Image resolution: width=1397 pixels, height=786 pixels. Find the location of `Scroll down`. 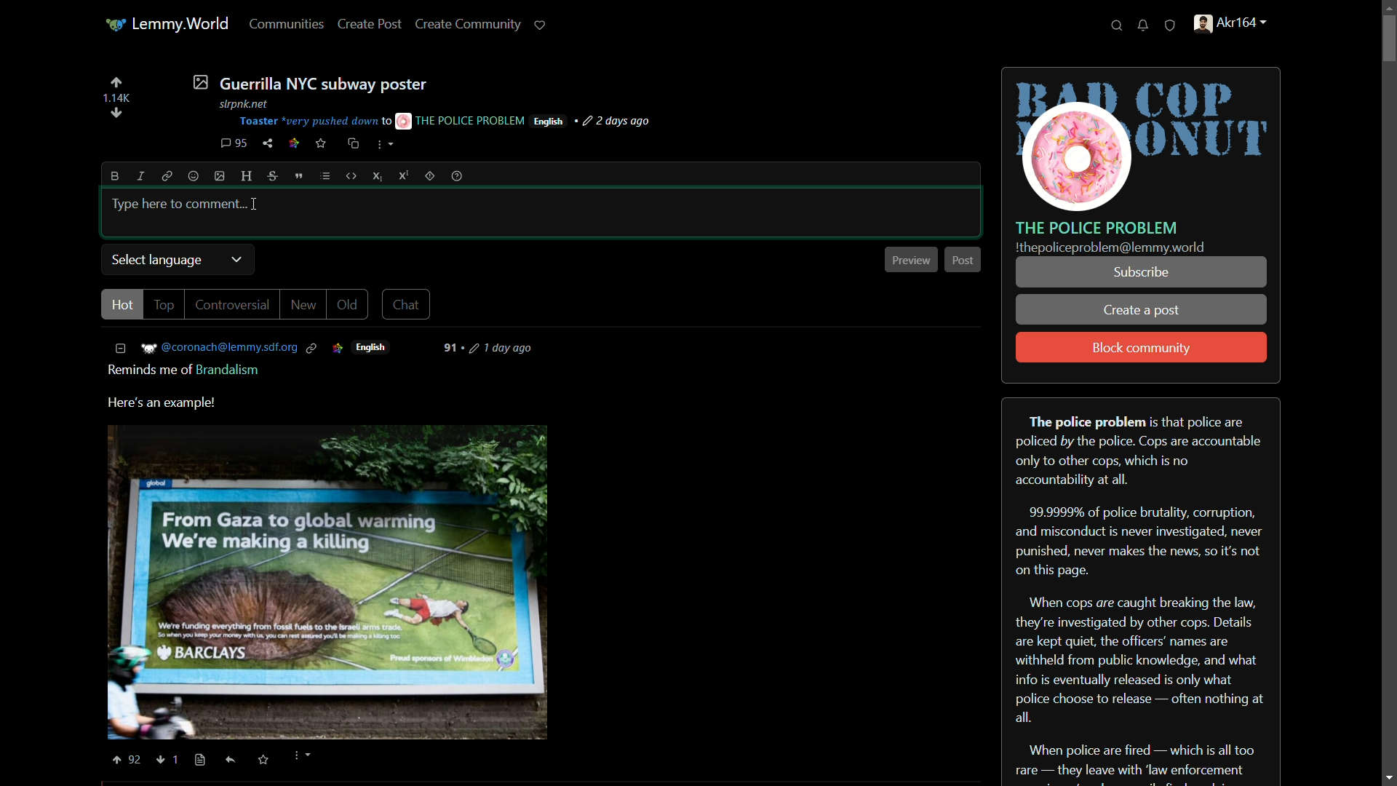

Scroll down is located at coordinates (1385, 777).